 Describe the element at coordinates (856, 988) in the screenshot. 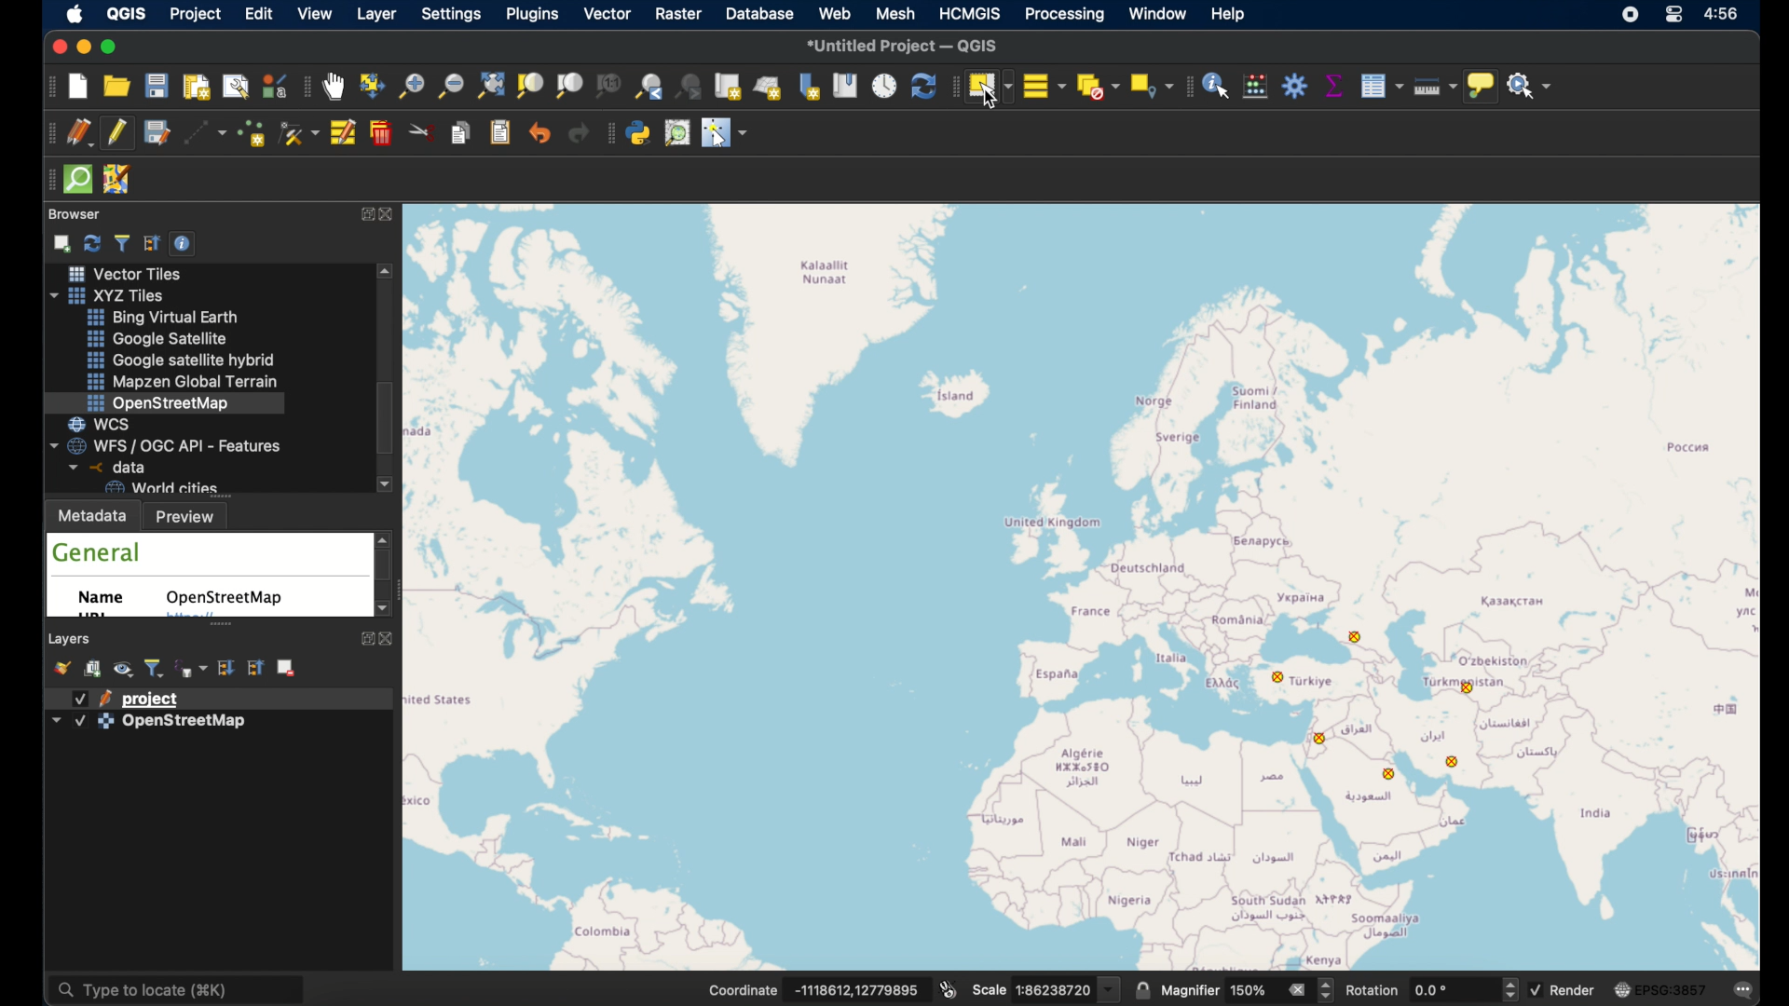

I see `coordinate` at that location.